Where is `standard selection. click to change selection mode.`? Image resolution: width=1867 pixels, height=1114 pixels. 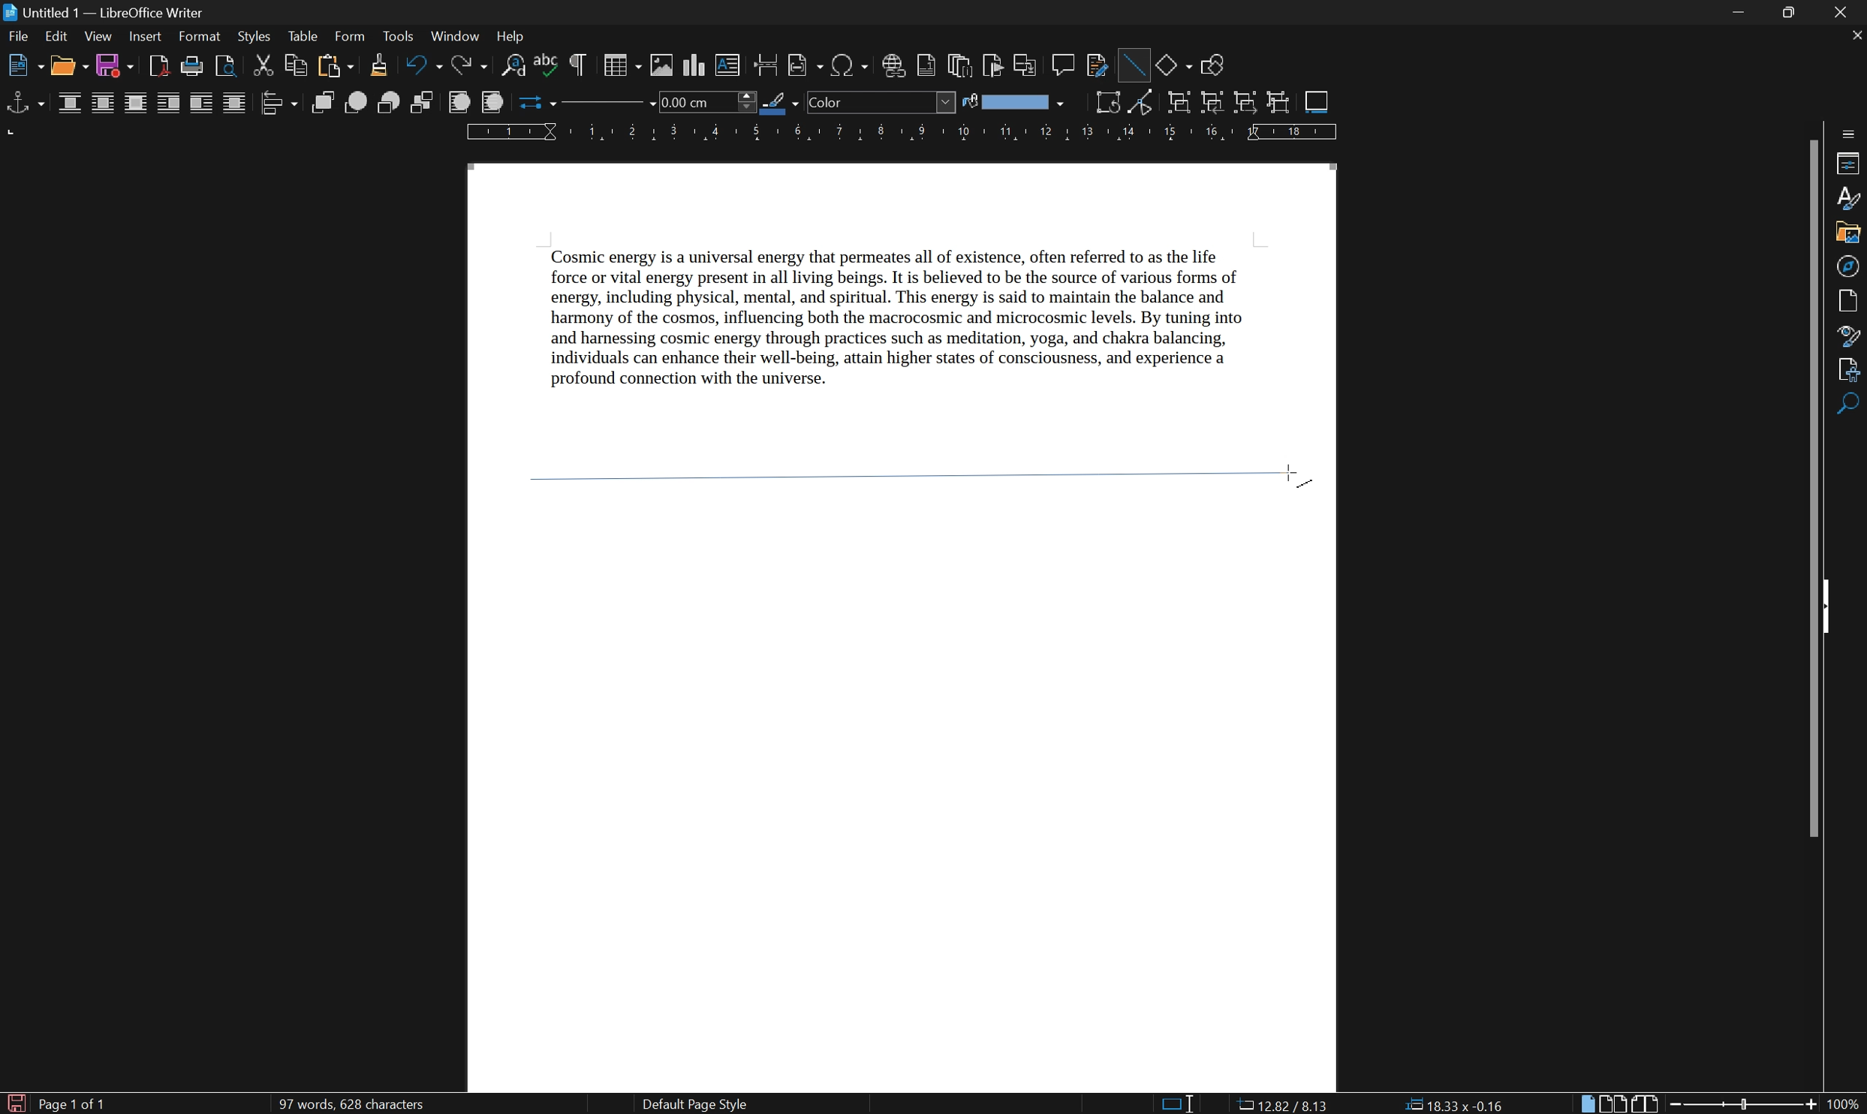 standard selection. click to change selection mode. is located at coordinates (1179, 1103).